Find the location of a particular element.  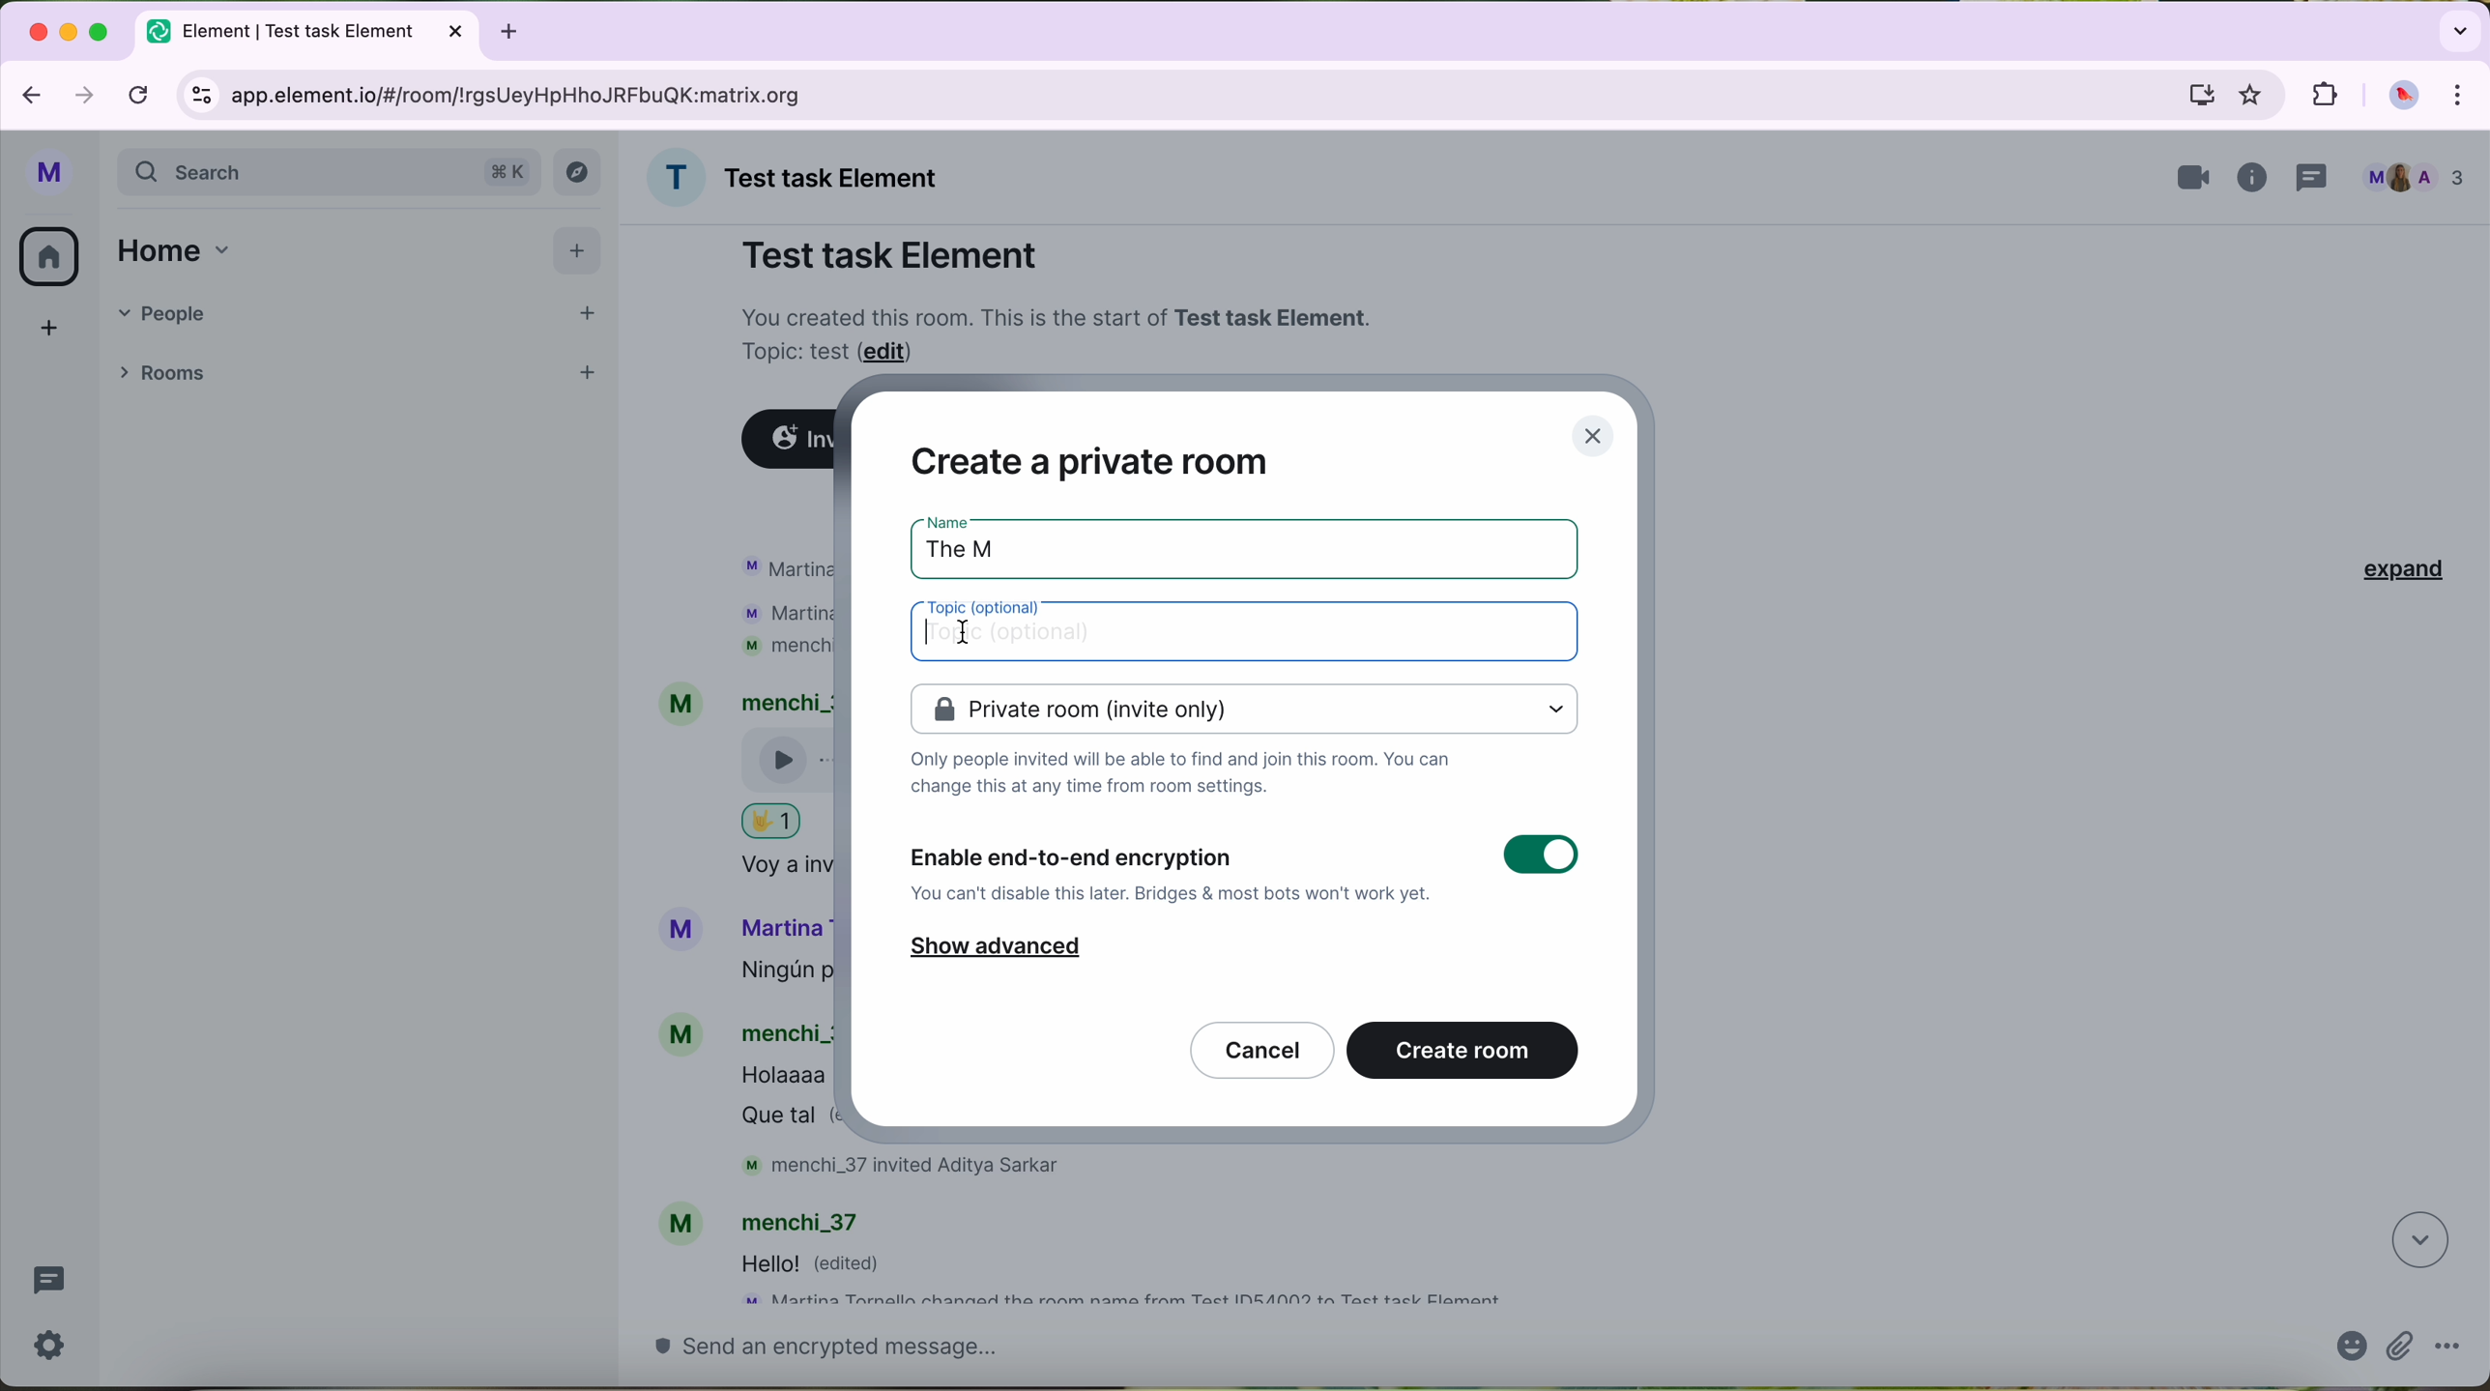

threads is located at coordinates (48, 1284).